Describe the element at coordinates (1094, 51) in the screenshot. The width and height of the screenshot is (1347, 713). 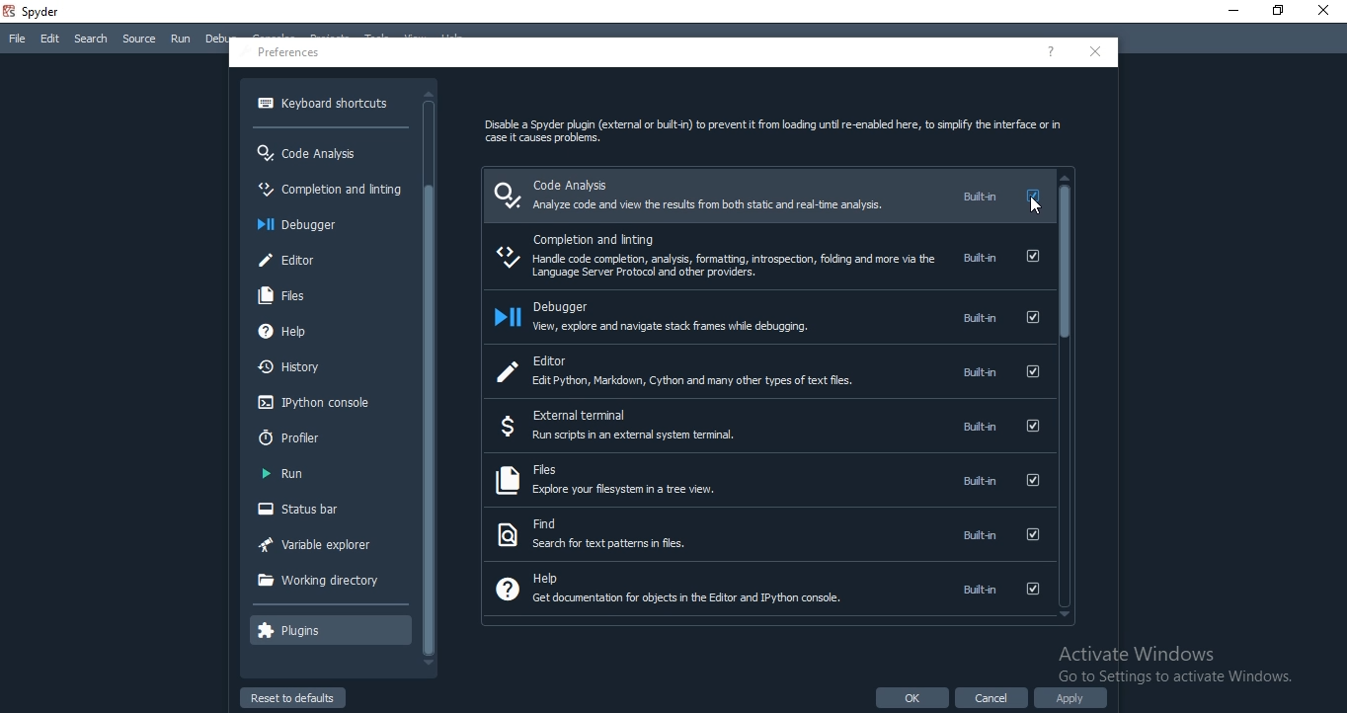
I see `close` at that location.